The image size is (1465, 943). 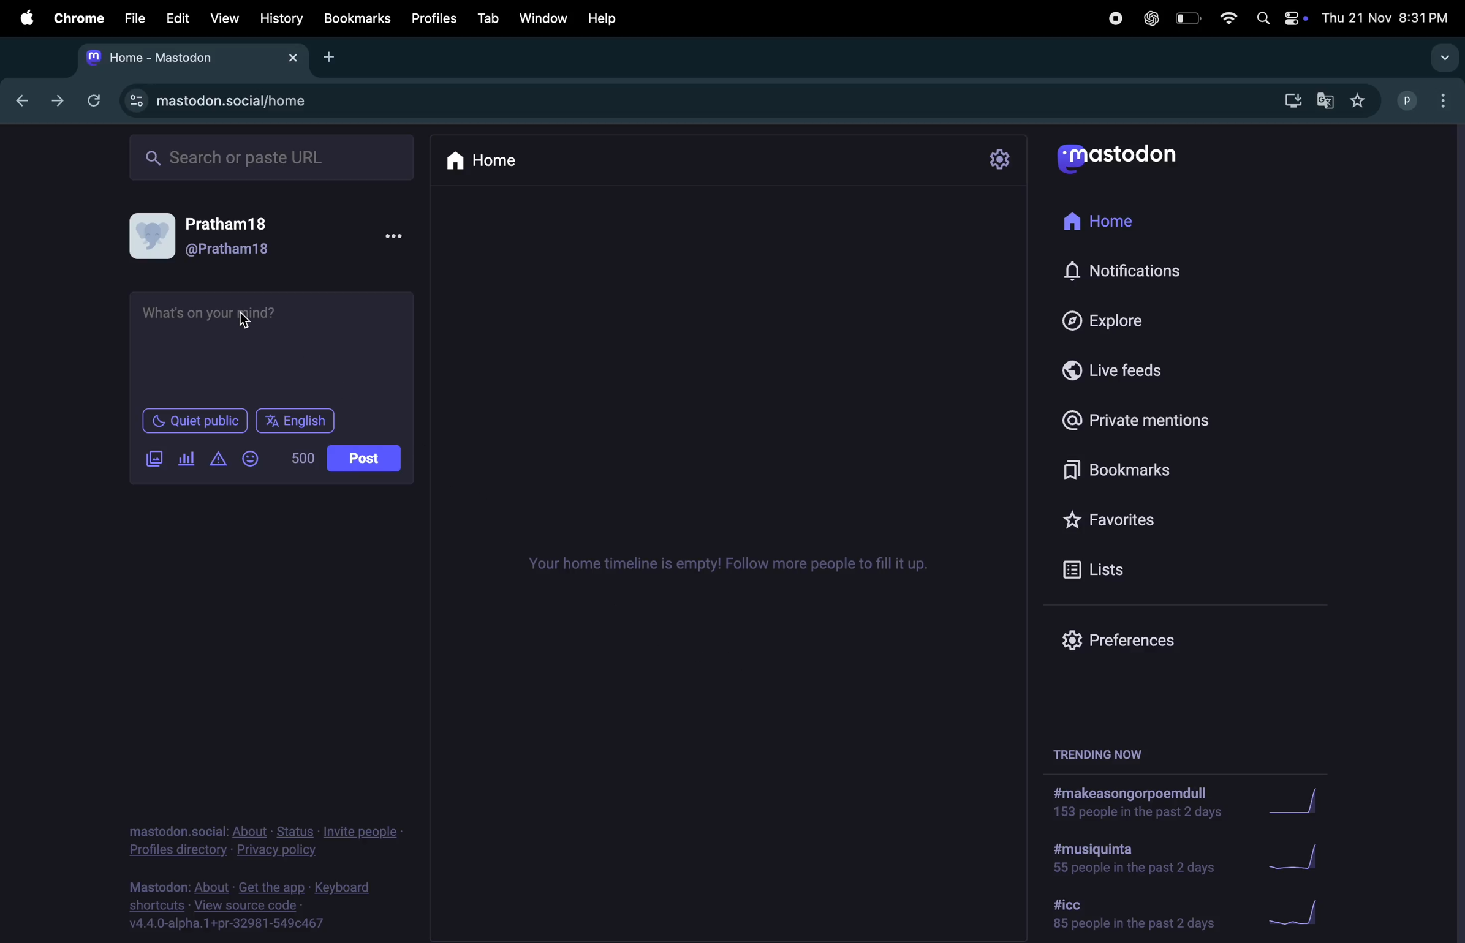 I want to click on notifications, so click(x=1127, y=270).